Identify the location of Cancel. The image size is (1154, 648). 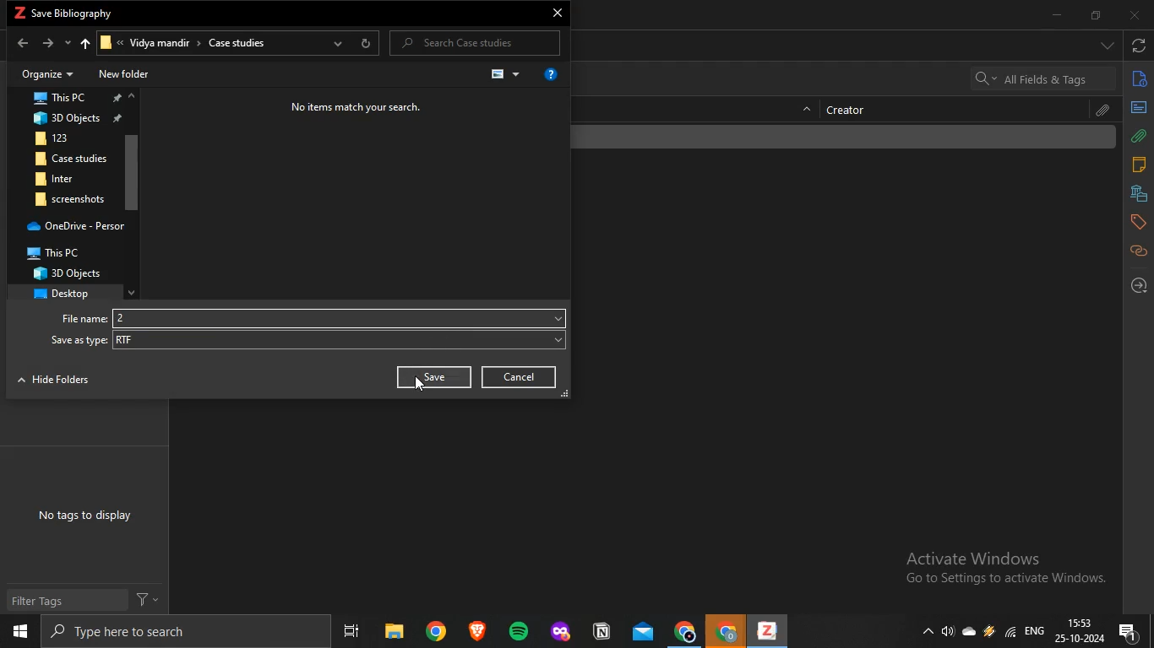
(520, 377).